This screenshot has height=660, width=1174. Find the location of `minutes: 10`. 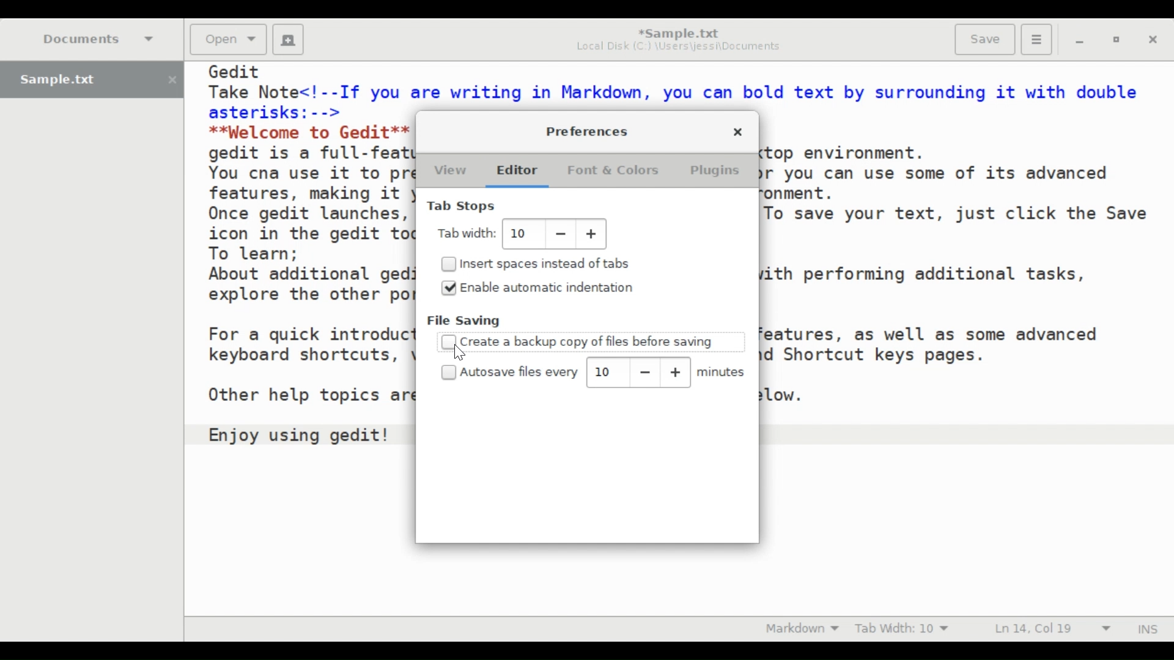

minutes: 10 is located at coordinates (607, 371).